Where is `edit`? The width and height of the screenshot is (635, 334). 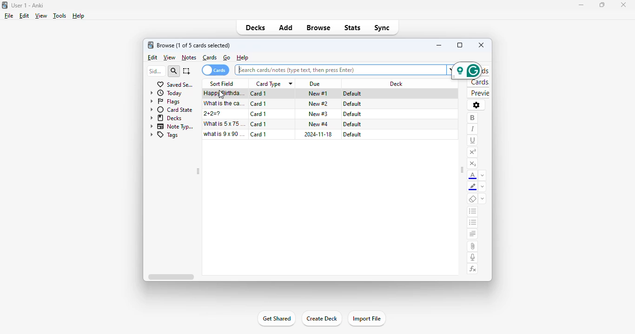
edit is located at coordinates (25, 16).